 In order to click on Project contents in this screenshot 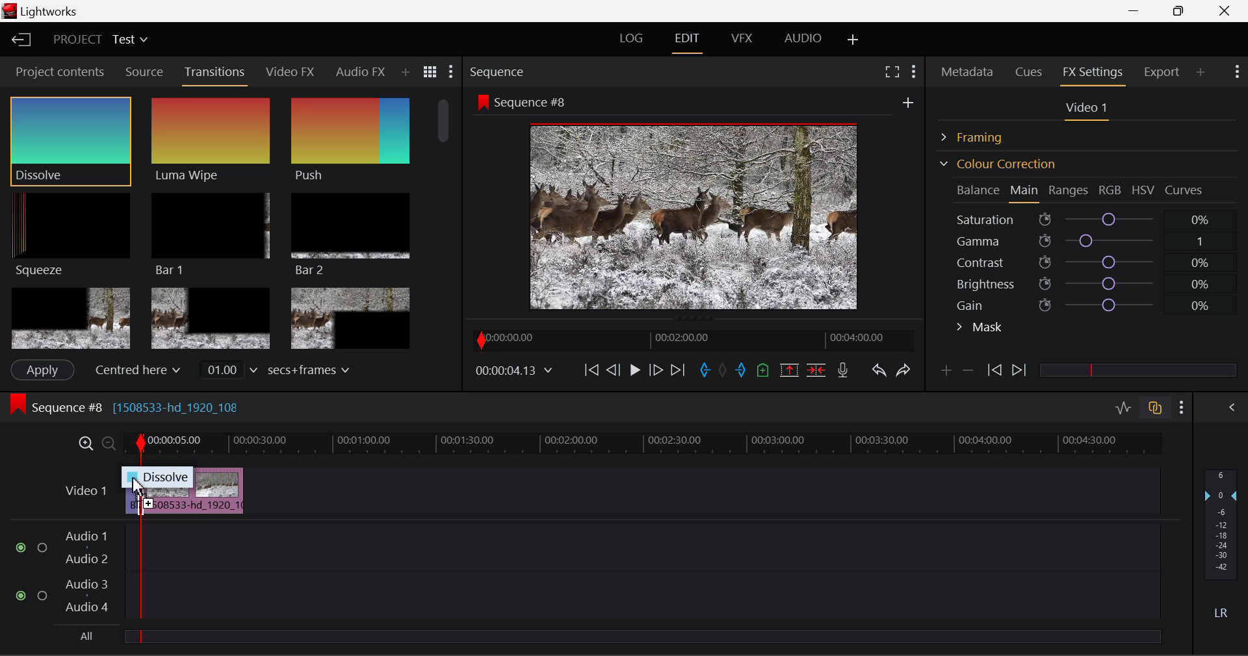, I will do `click(59, 75)`.